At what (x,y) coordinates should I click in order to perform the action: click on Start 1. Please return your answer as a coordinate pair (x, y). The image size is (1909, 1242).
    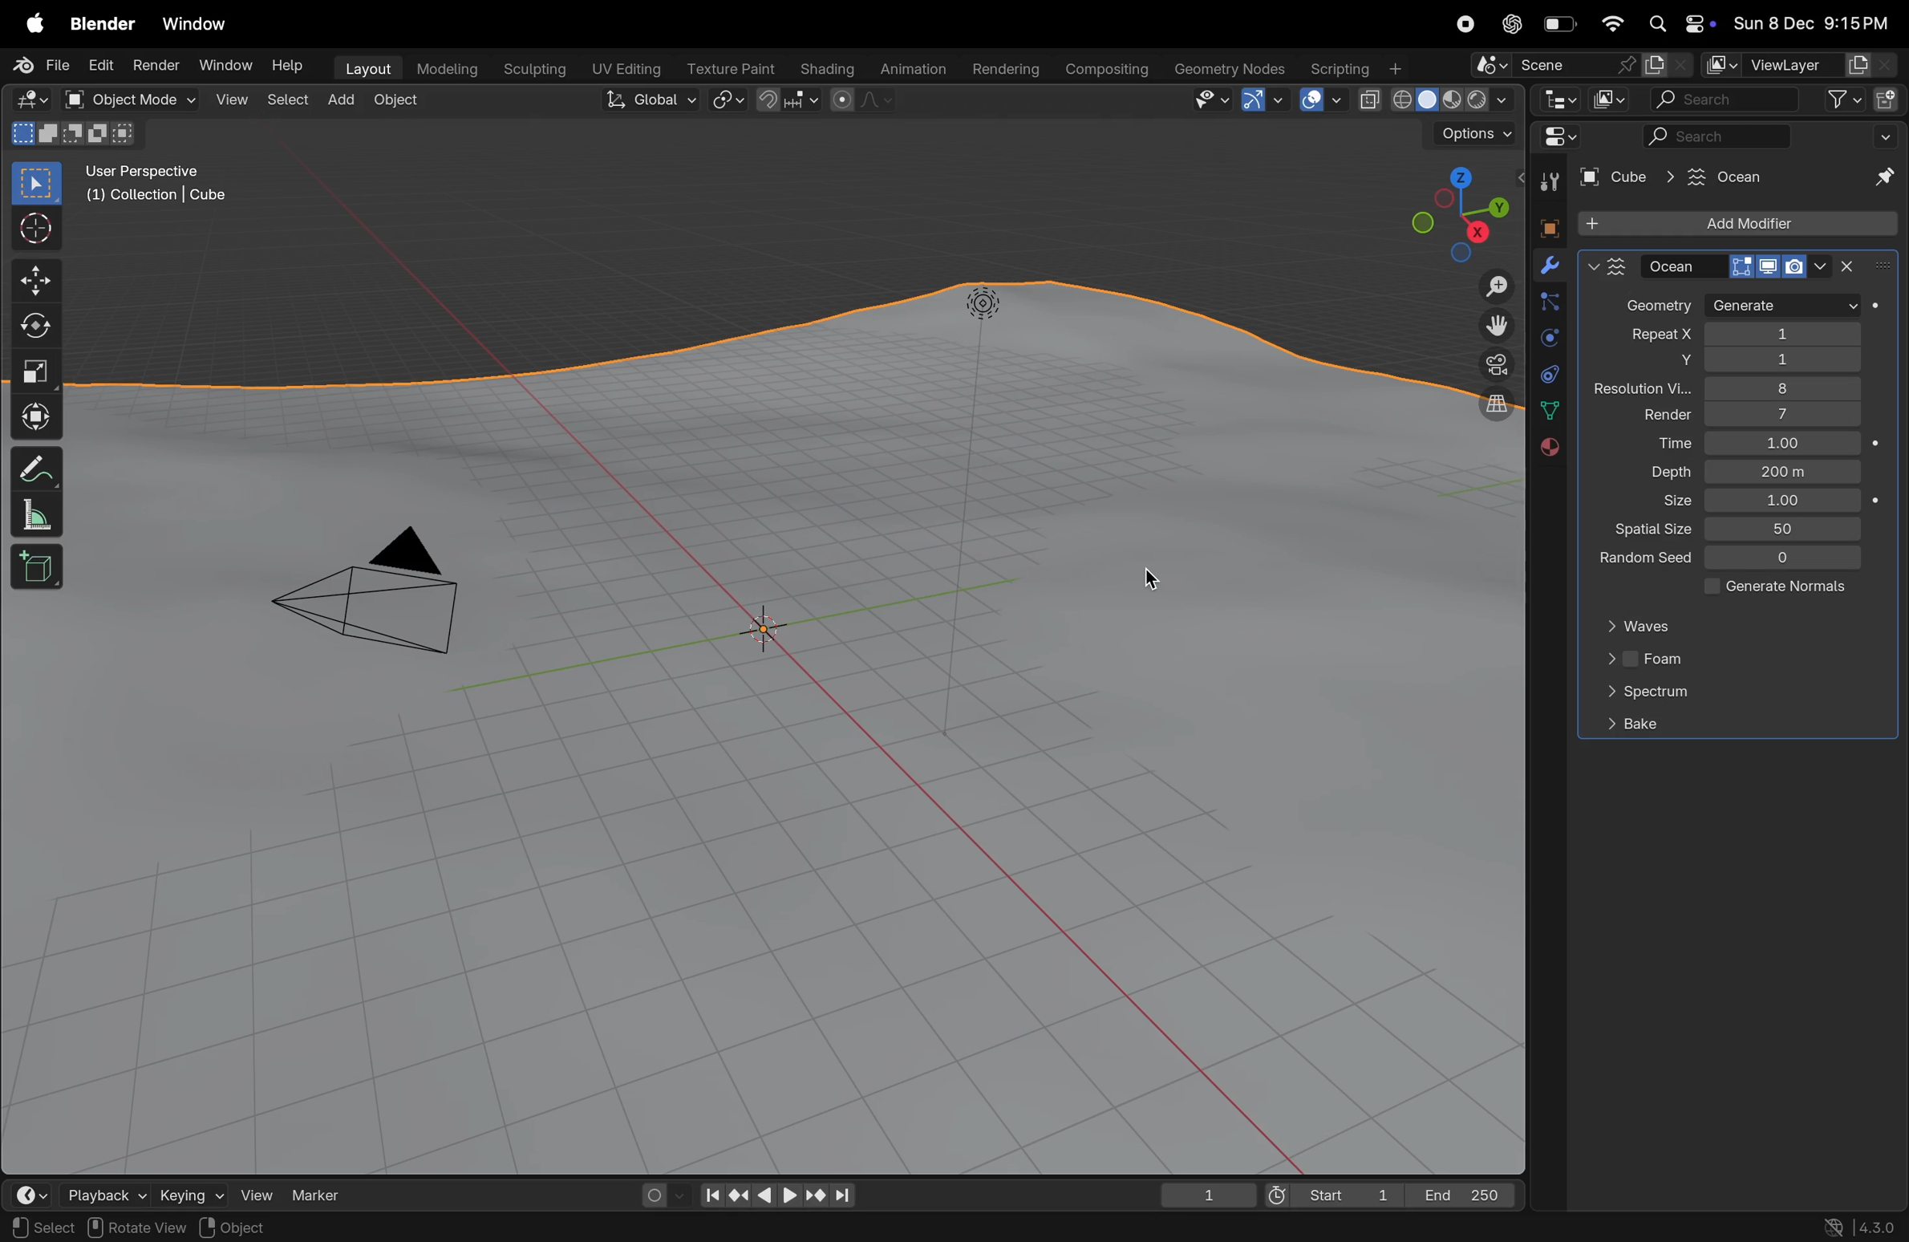
    Looking at the image, I should click on (1331, 1194).